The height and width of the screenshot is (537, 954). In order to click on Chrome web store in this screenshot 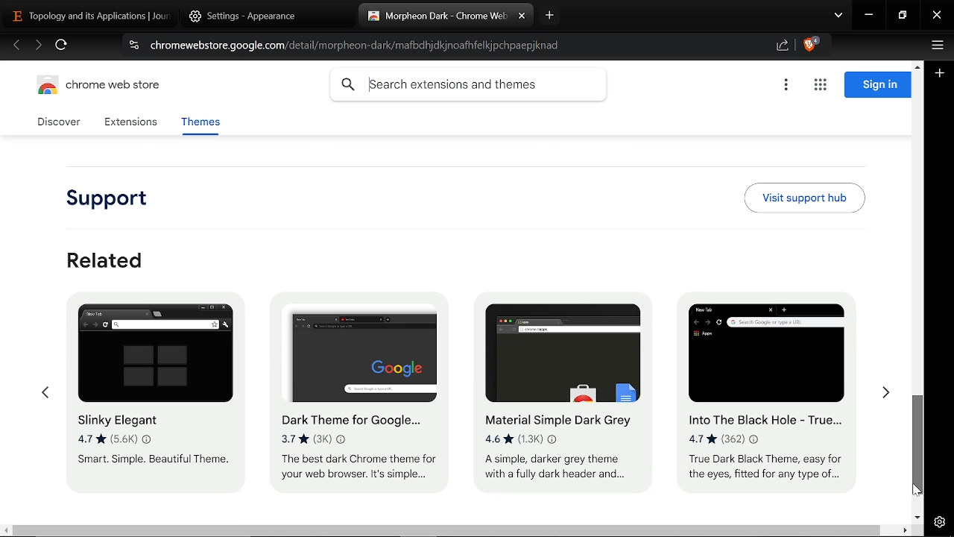, I will do `click(103, 87)`.